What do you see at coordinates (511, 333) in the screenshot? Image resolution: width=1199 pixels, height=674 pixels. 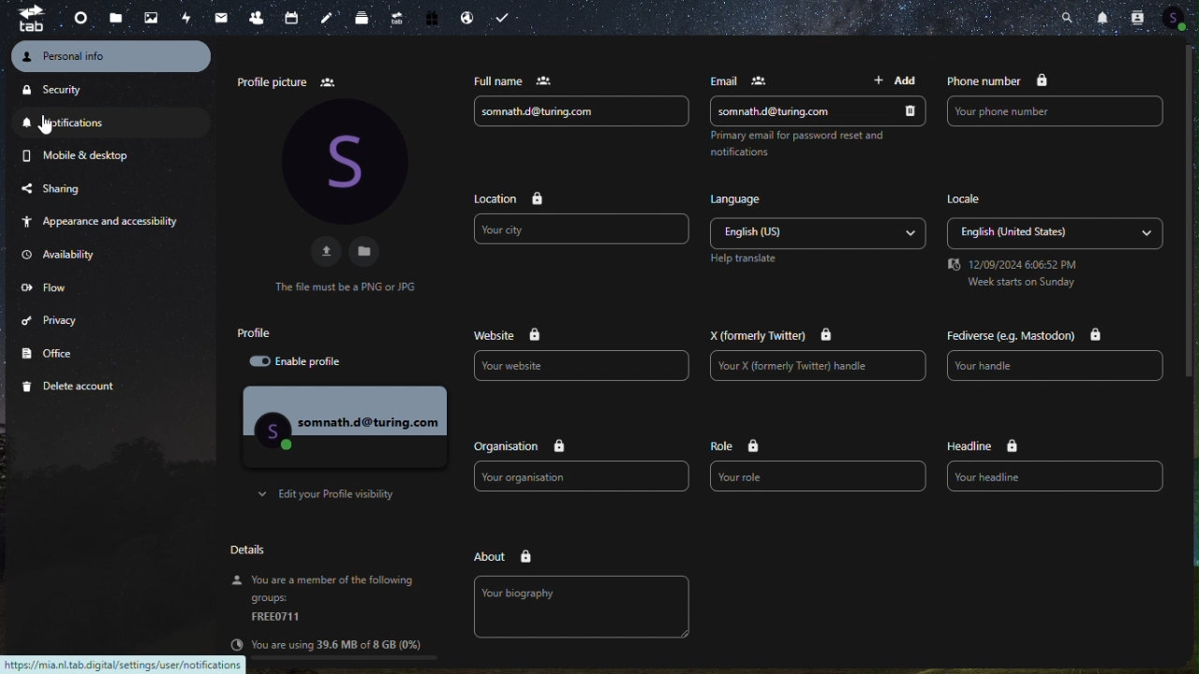 I see `website` at bounding box center [511, 333].